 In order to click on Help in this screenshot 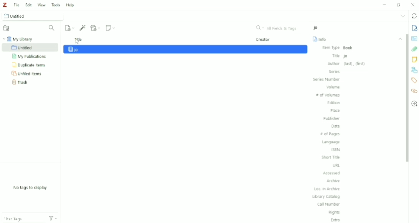, I will do `click(70, 5)`.